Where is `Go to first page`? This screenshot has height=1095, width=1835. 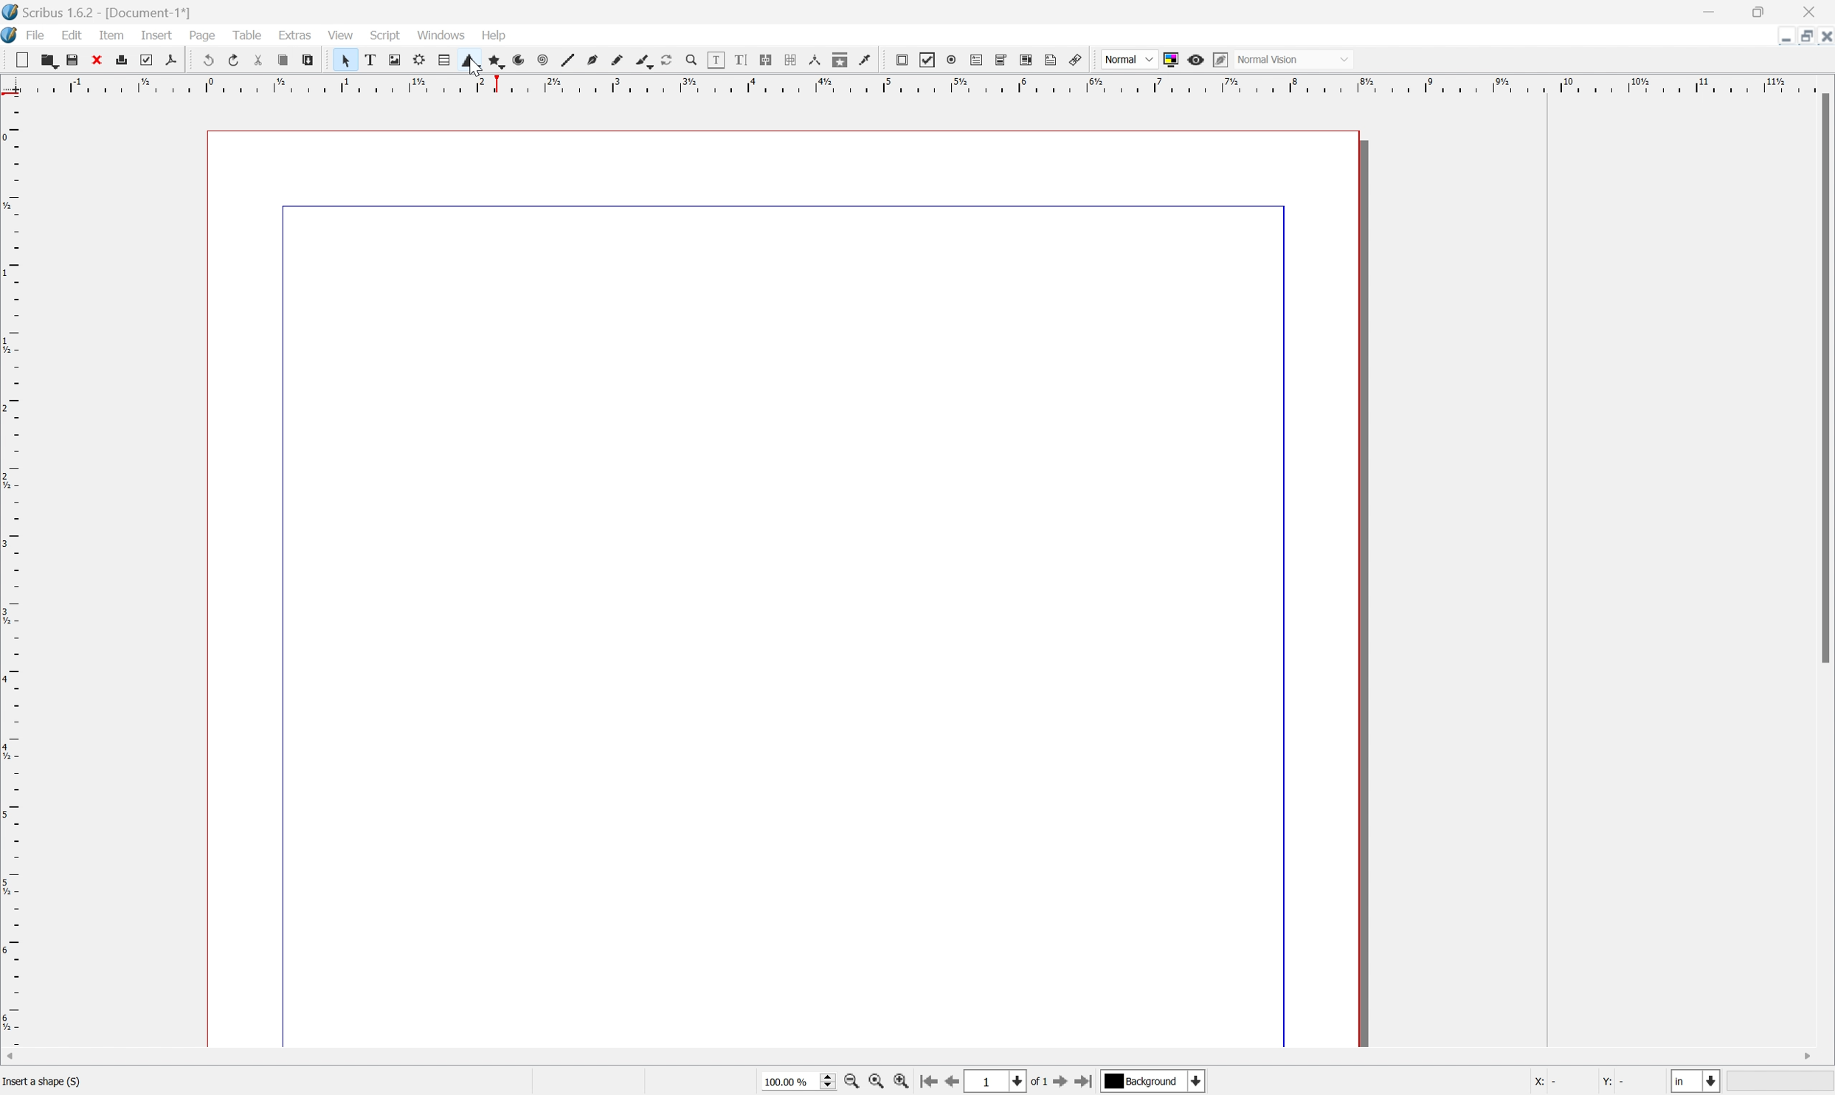 Go to first page is located at coordinates (928, 1082).